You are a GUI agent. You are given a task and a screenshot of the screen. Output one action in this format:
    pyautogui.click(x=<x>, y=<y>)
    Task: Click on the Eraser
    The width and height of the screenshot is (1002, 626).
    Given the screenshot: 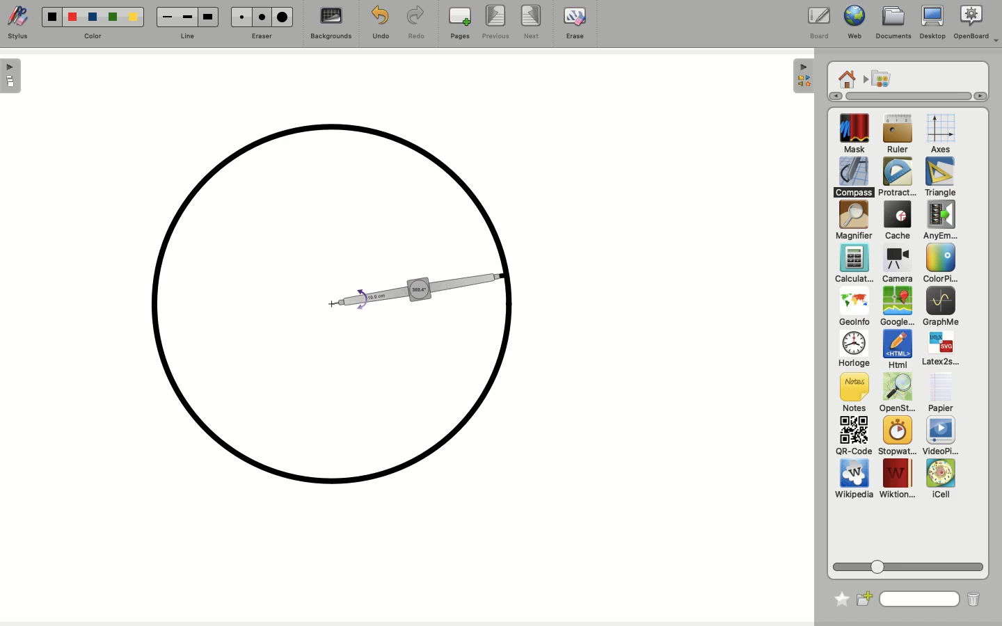 What is the action you would take?
    pyautogui.click(x=262, y=35)
    